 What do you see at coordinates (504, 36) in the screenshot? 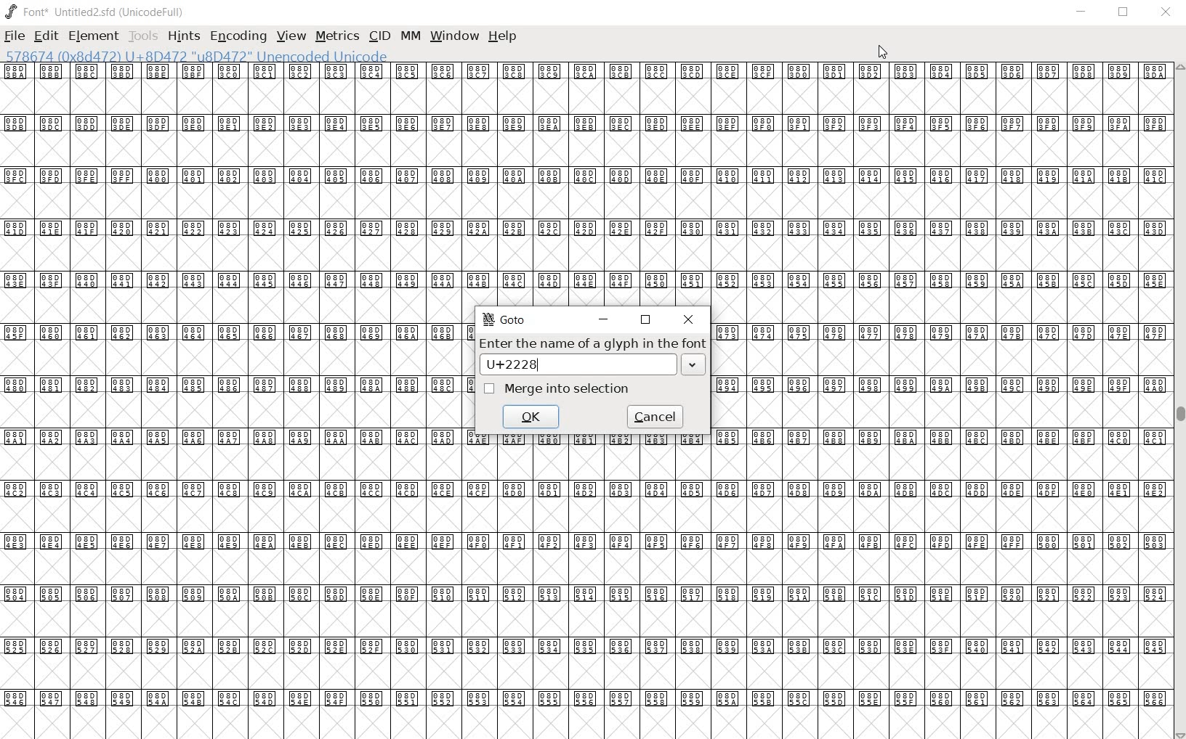
I see `help` at bounding box center [504, 36].